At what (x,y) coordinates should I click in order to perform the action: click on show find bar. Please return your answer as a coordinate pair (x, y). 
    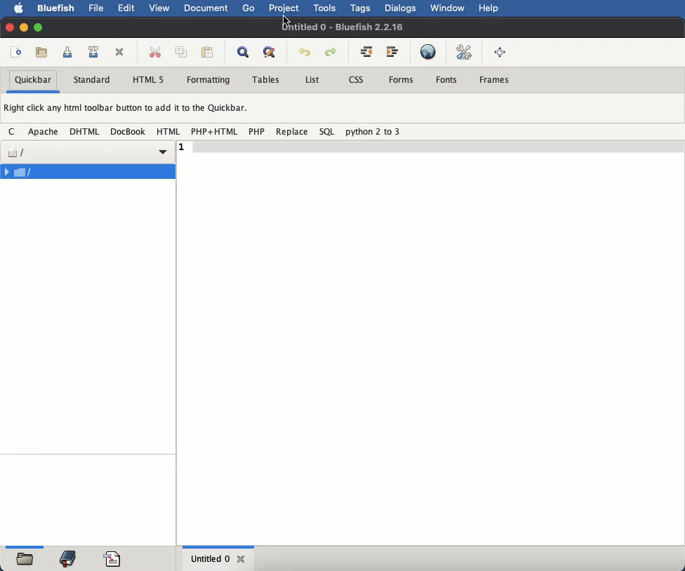
    Looking at the image, I should click on (244, 53).